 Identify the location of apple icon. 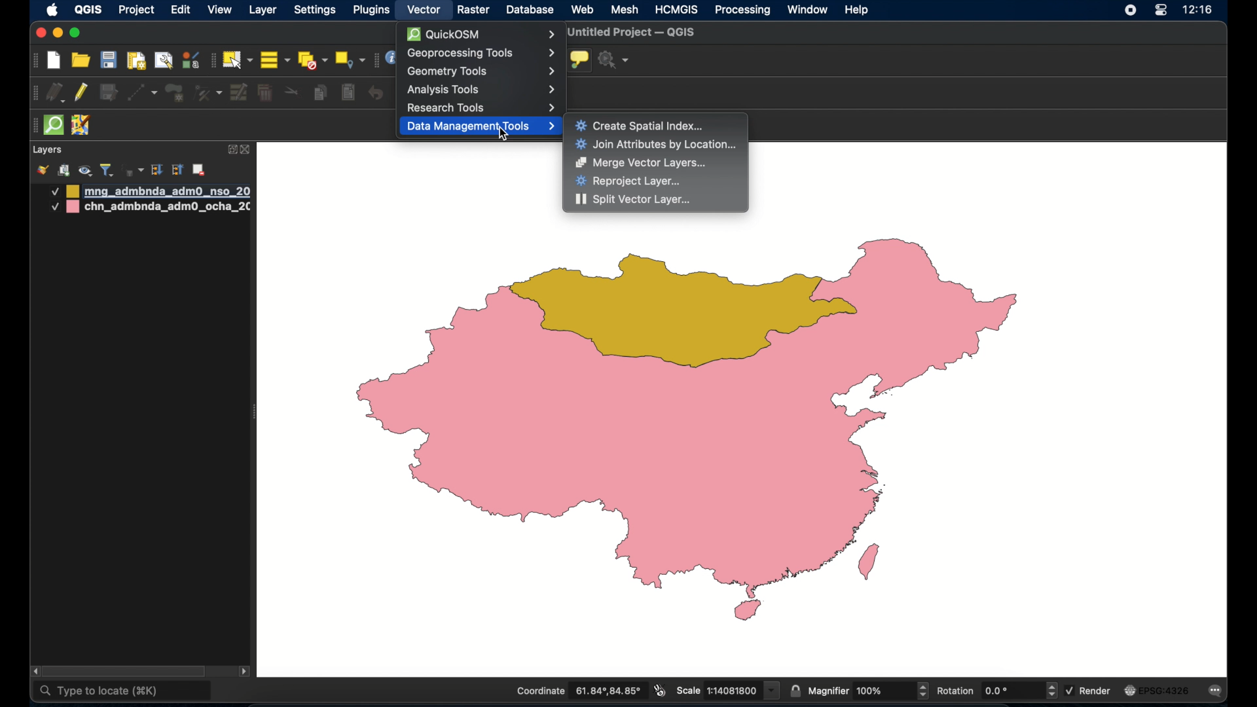
(52, 10).